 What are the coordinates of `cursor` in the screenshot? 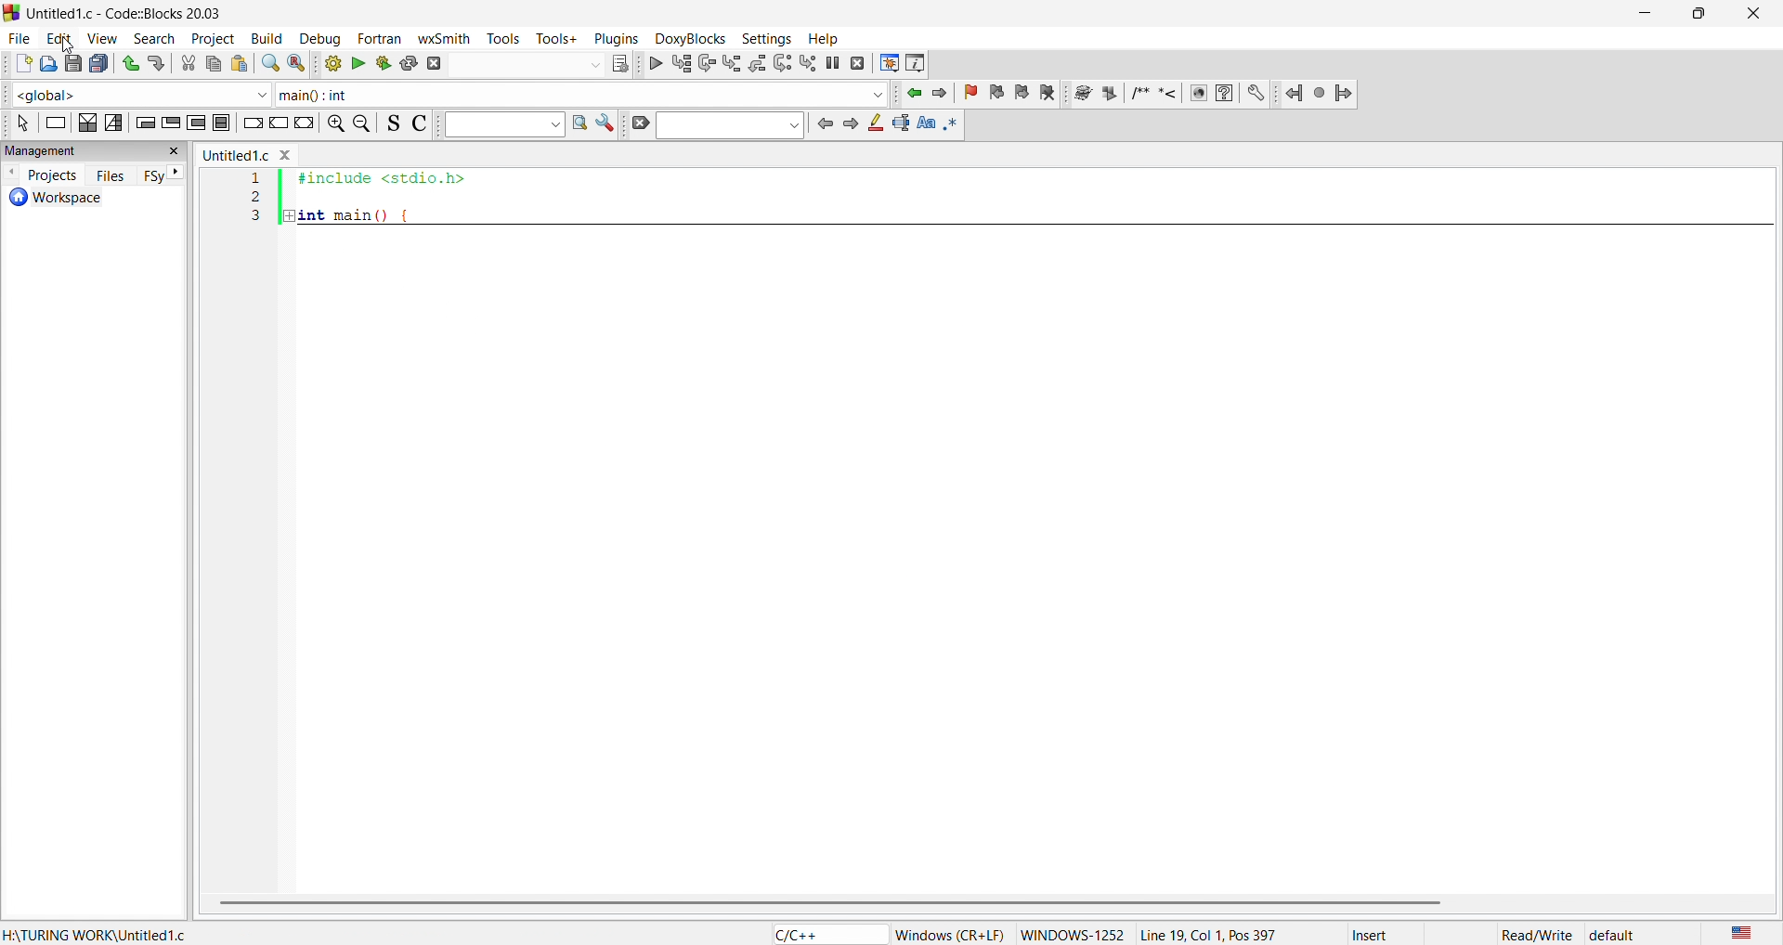 It's located at (69, 45).